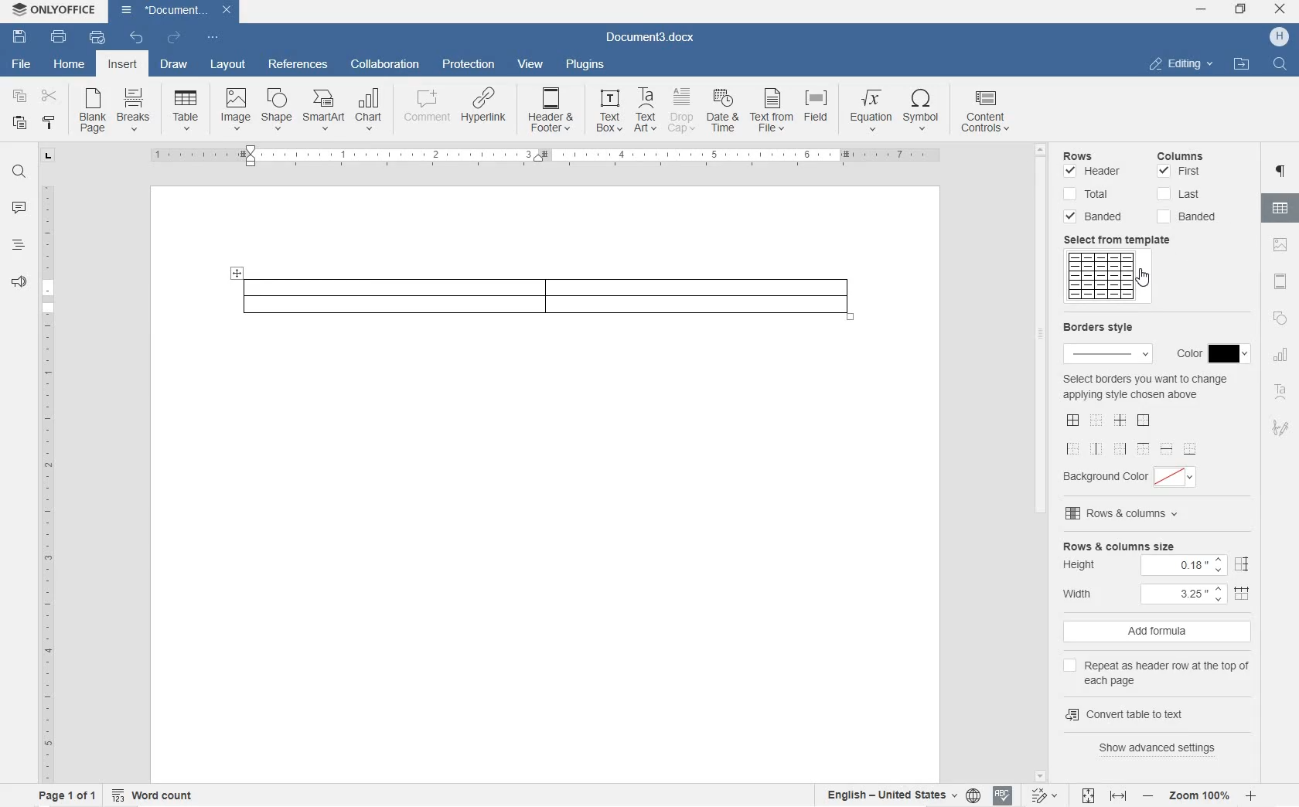 The image size is (1299, 807). I want to click on Breaks, so click(134, 109).